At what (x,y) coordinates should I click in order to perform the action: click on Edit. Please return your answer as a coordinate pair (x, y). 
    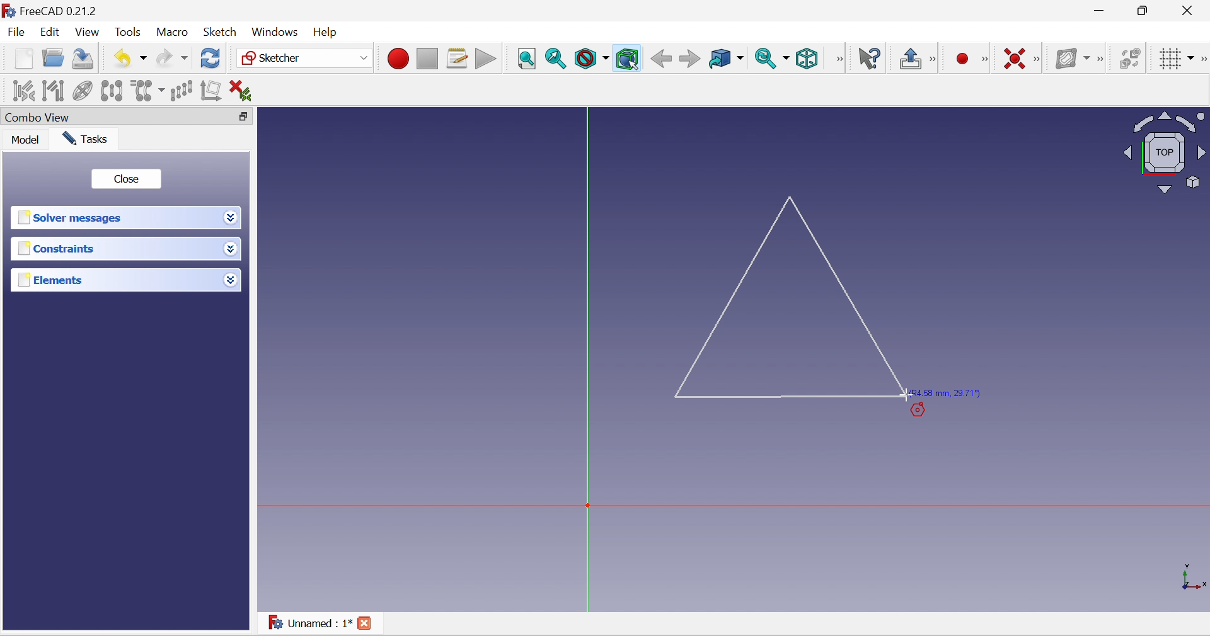
    Looking at the image, I should click on (49, 31).